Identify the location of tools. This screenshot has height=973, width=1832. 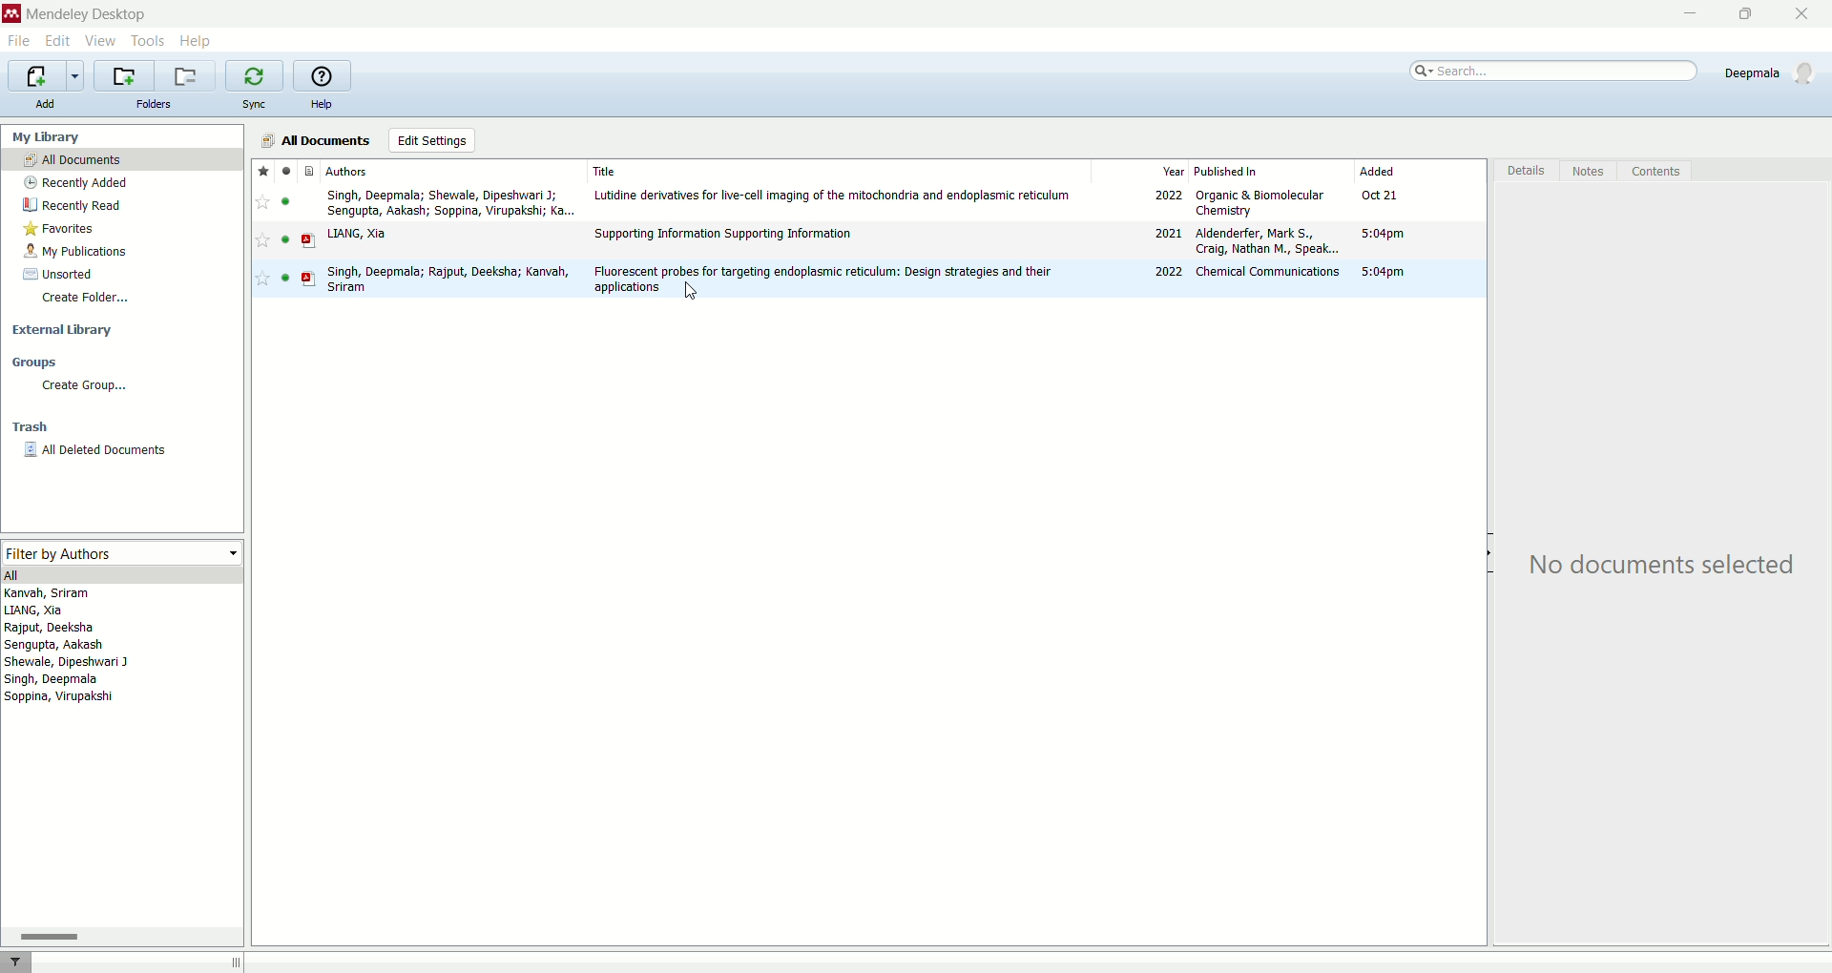
(150, 42).